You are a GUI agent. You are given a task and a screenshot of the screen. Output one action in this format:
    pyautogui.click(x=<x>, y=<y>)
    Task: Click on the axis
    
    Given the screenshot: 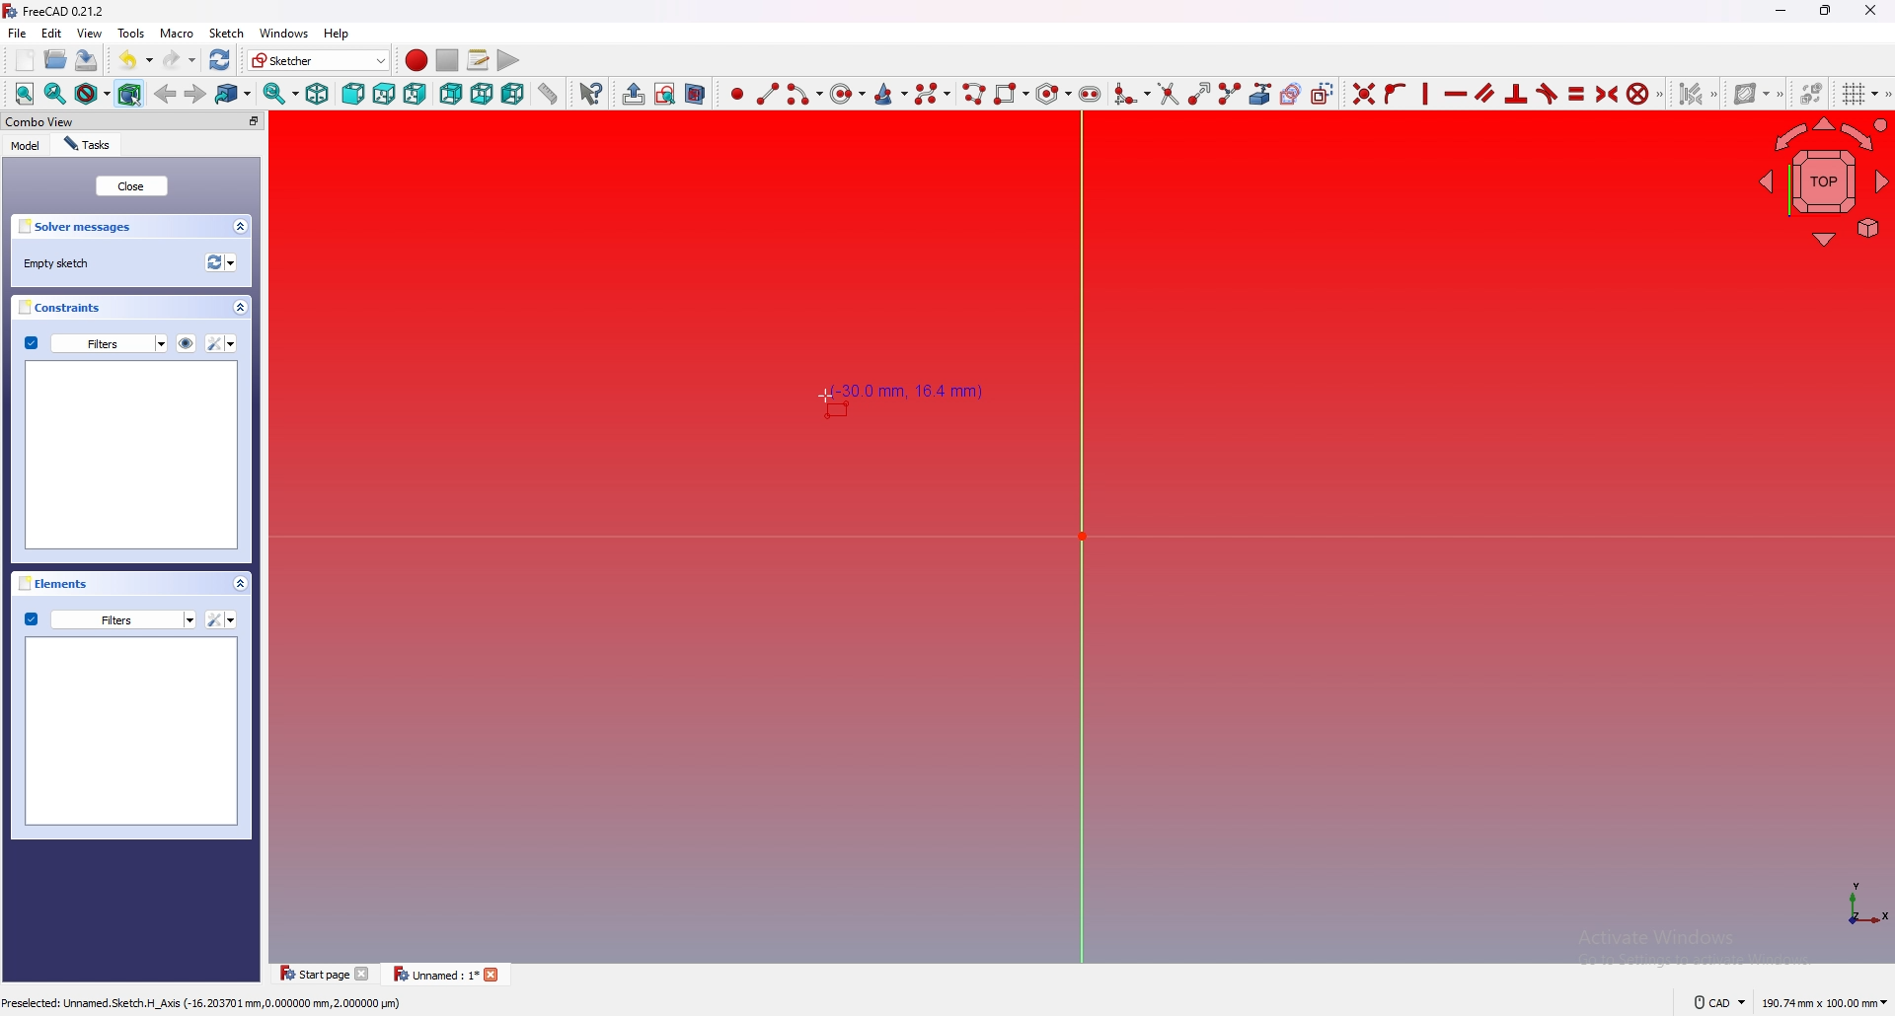 What is the action you would take?
    pyautogui.click(x=1864, y=907)
    